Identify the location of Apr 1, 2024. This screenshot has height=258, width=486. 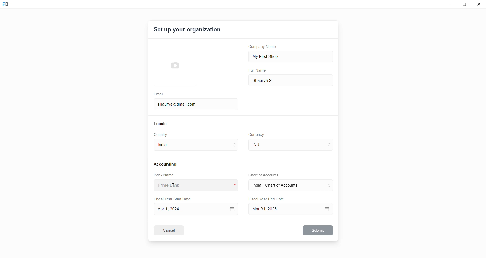
(195, 209).